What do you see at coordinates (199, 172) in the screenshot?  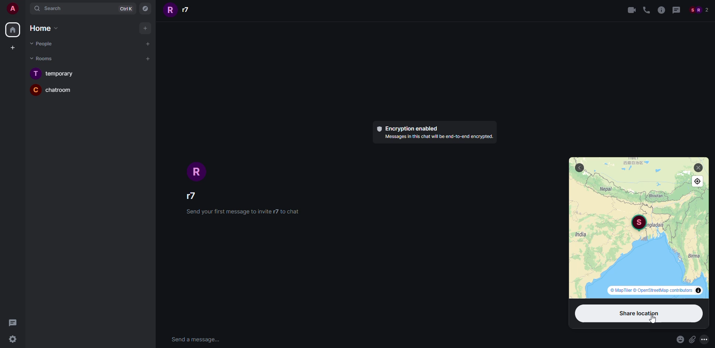 I see `Icon` at bounding box center [199, 172].